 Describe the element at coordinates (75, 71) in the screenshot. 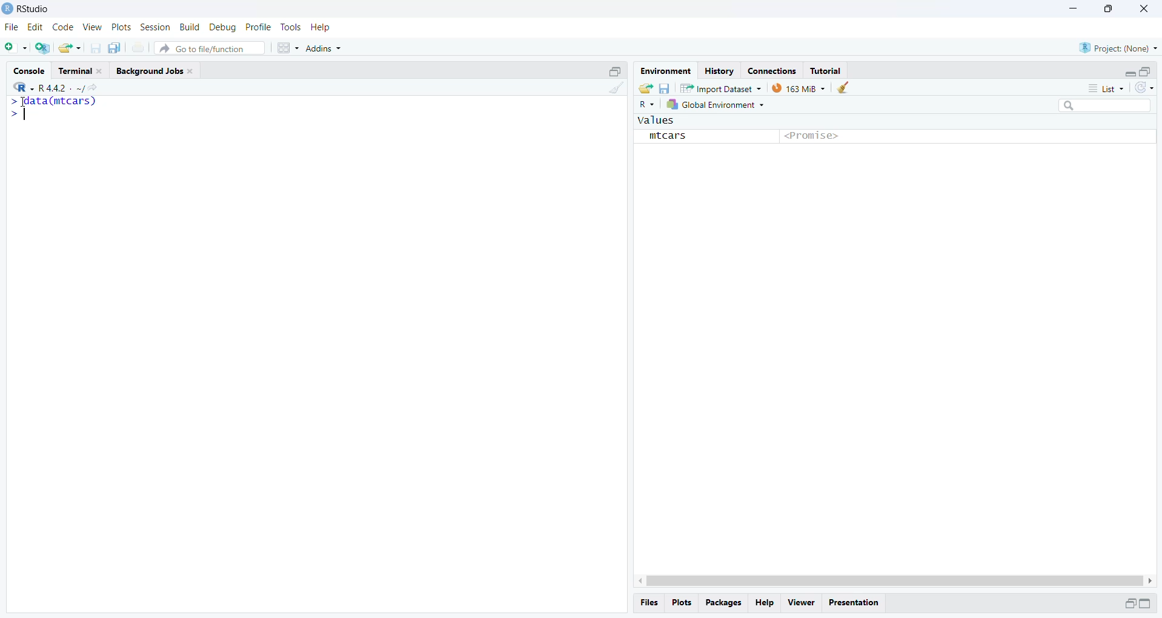

I see `Terminal` at that location.